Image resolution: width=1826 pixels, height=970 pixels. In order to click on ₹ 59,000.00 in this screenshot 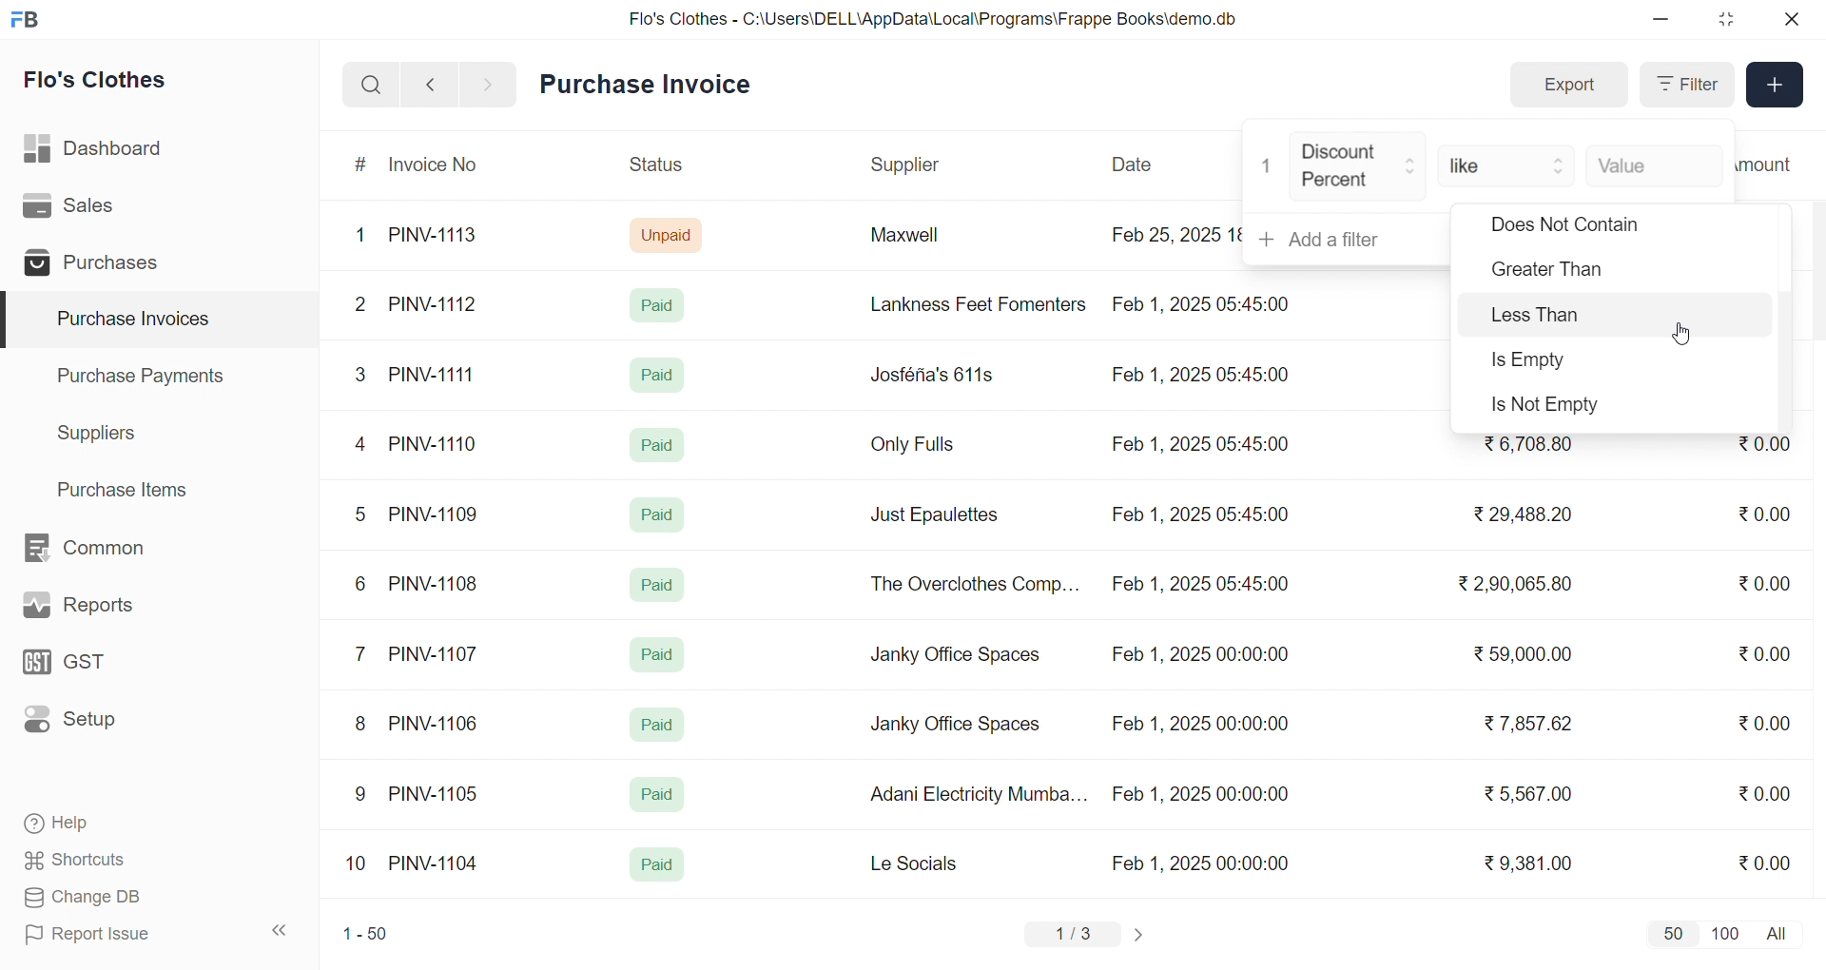, I will do `click(1528, 656)`.